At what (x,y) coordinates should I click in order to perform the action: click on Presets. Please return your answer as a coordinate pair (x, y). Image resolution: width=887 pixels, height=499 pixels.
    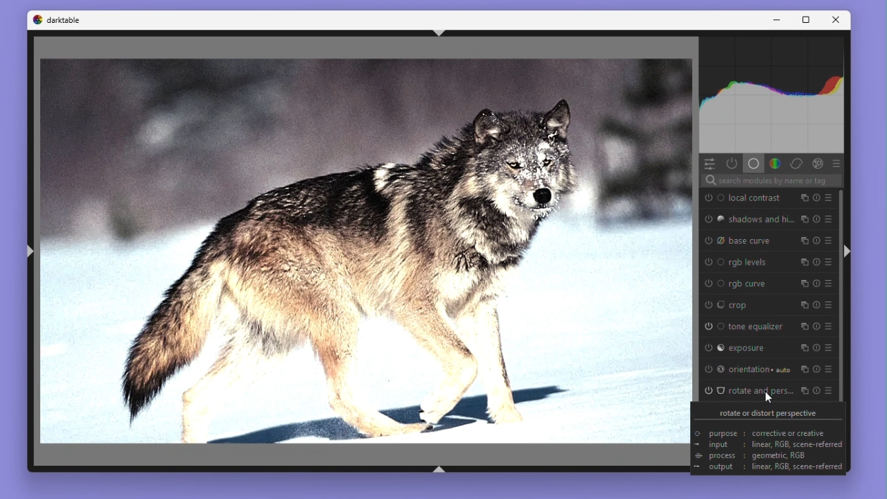
    Looking at the image, I should click on (840, 163).